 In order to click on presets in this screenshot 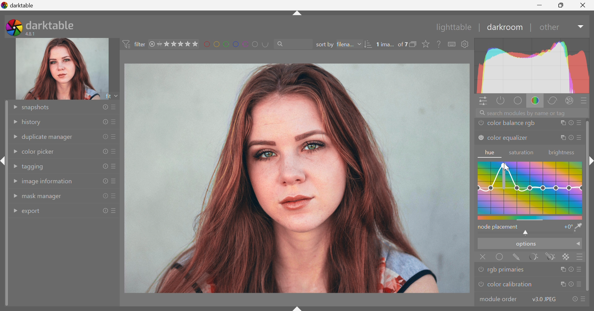, I will do `click(114, 122)`.